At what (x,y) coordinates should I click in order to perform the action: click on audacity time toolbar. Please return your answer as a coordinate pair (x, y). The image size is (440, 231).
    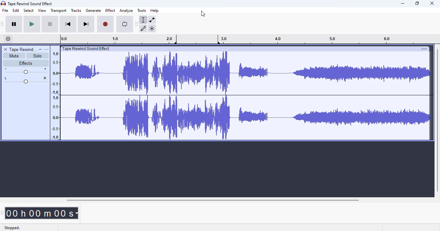
    Looking at the image, I should click on (2, 212).